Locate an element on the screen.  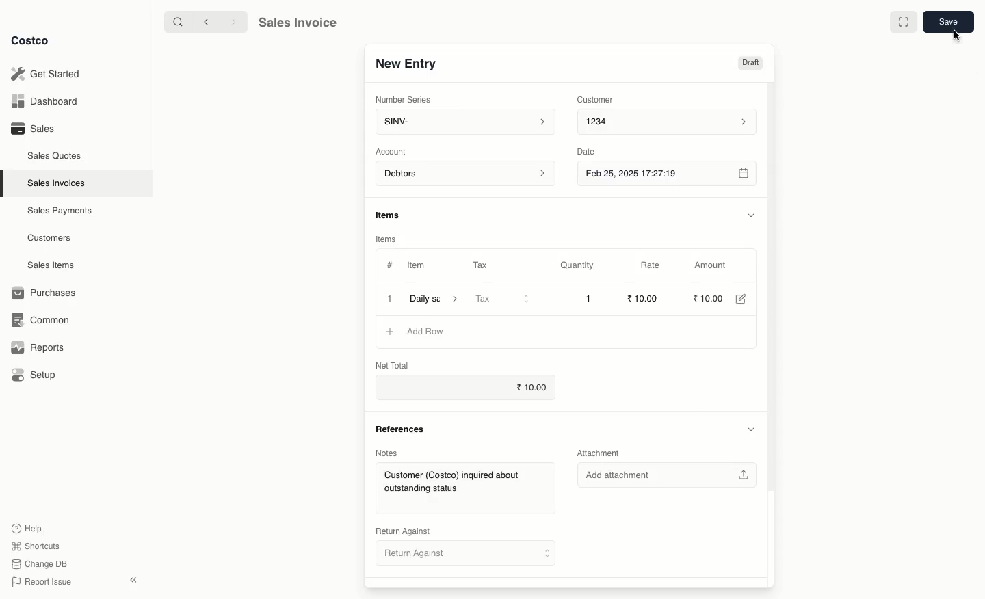
Hide is located at coordinates (750, 429).